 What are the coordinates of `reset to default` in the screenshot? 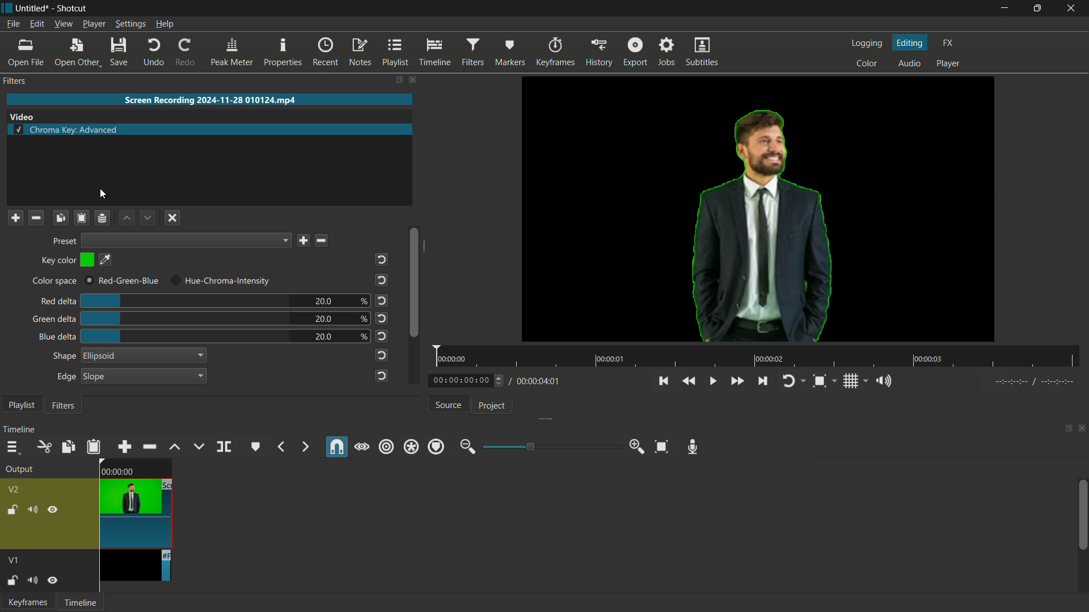 It's located at (383, 280).